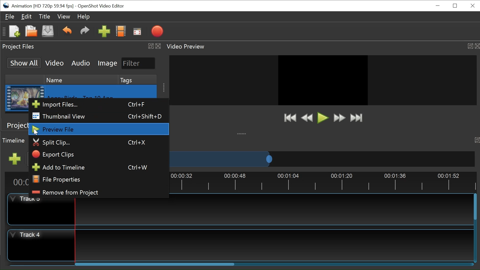  I want to click on Track Header, so click(41, 211).